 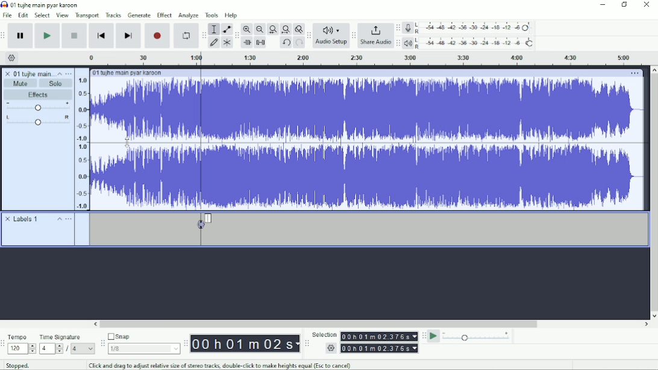 I want to click on Undo, so click(x=286, y=42).